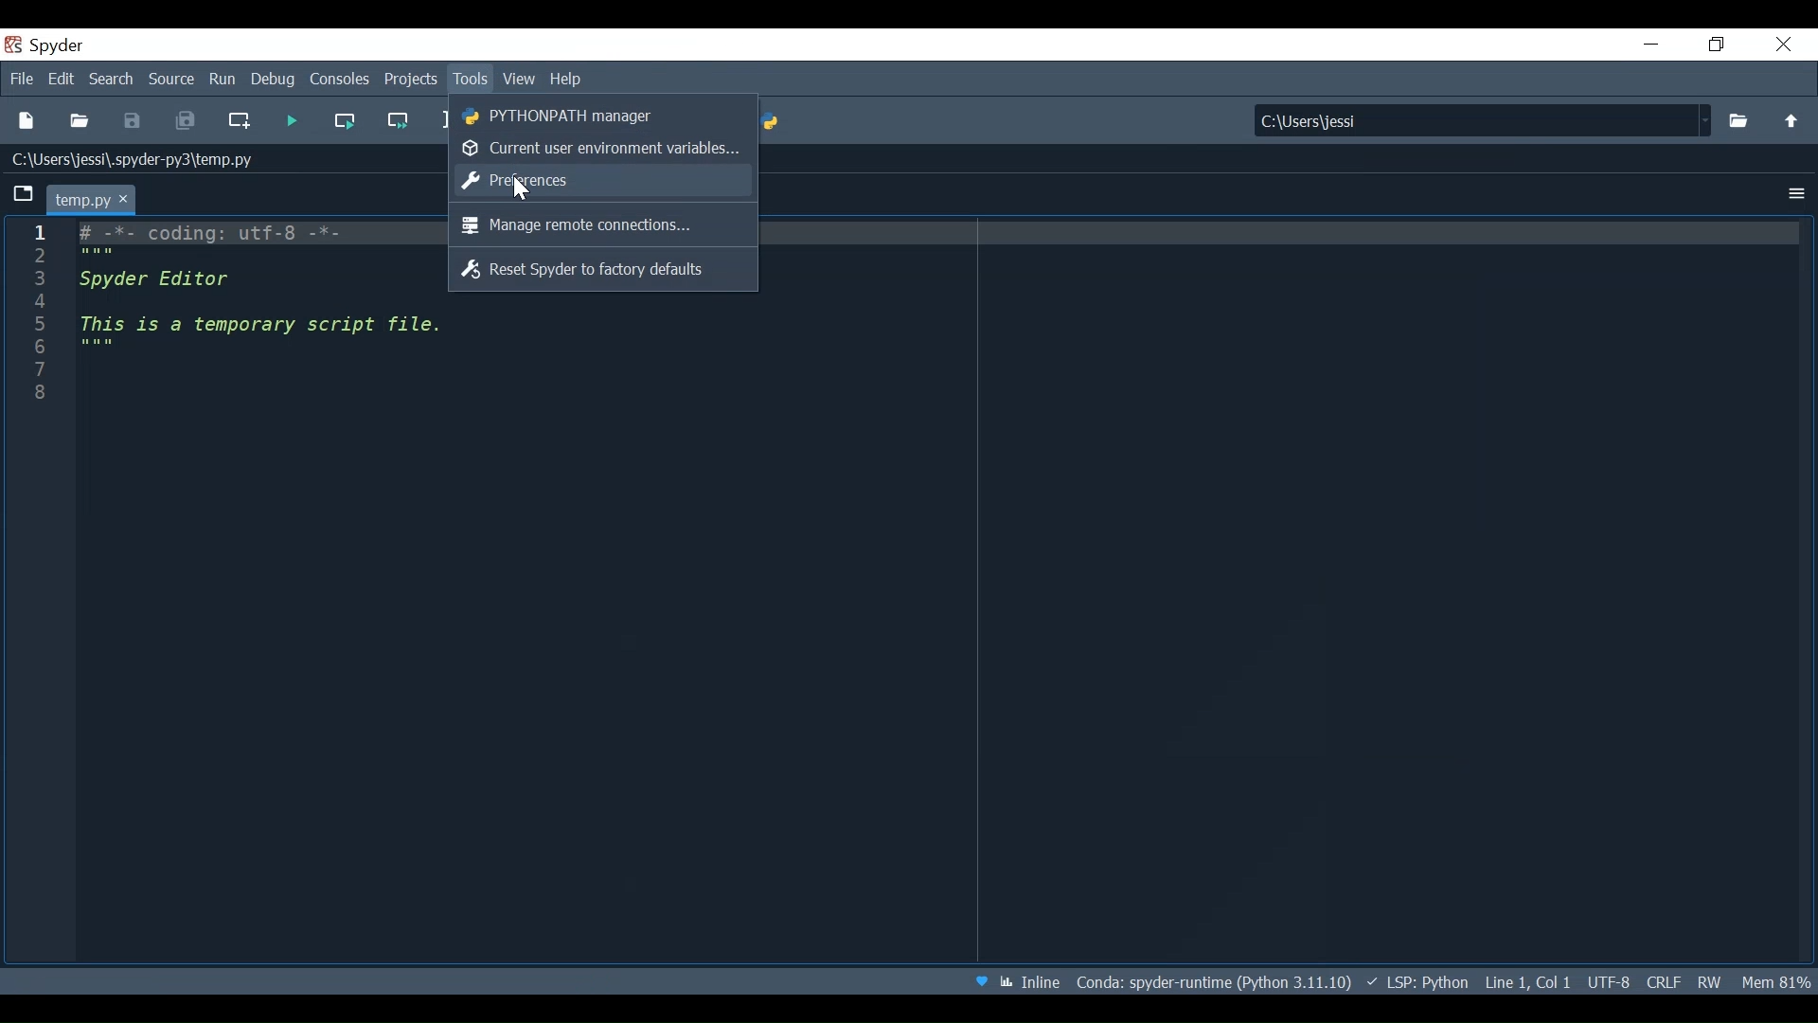  What do you see at coordinates (1526, 981) in the screenshot?
I see `Cursor Position` at bounding box center [1526, 981].